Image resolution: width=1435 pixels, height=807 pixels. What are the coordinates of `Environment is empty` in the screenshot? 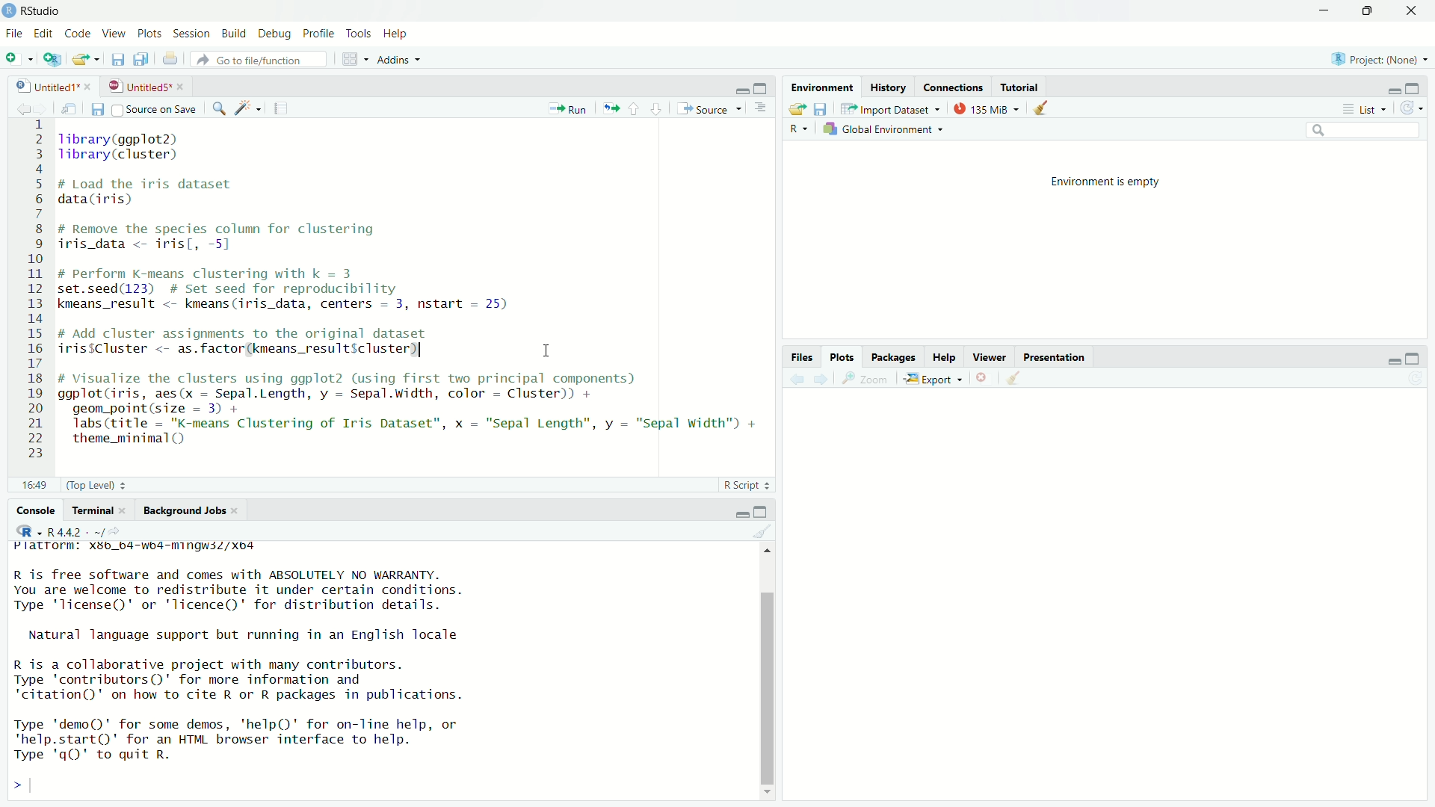 It's located at (1102, 182).